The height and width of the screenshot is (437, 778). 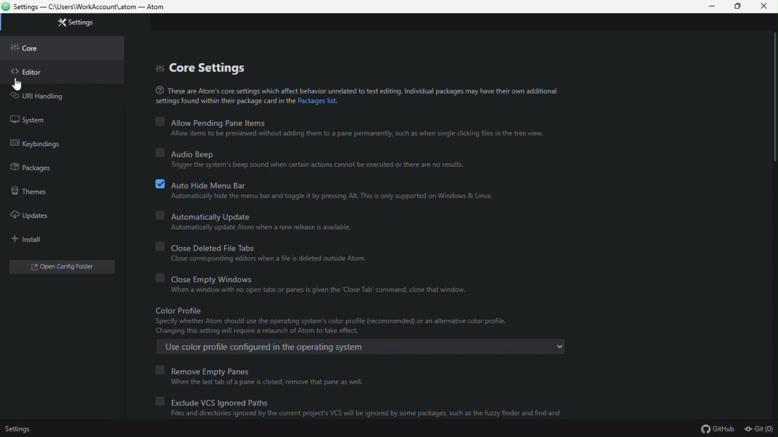 I want to click on updates, so click(x=36, y=216).